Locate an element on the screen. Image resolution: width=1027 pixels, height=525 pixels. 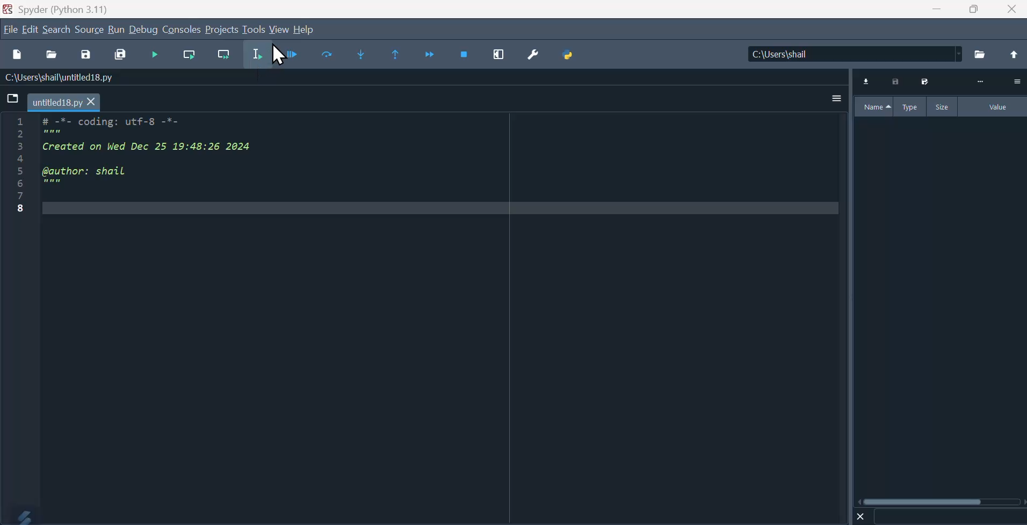
Save all is located at coordinates (120, 55).